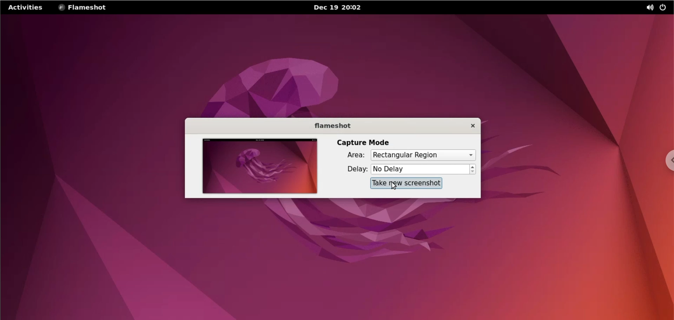  Describe the element at coordinates (255, 166) in the screenshot. I see `screenshot preview ` at that location.